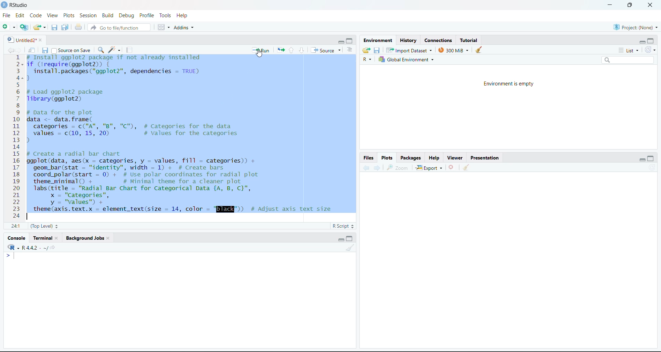  Describe the element at coordinates (20, 49) in the screenshot. I see `go back to the next source location` at that location.